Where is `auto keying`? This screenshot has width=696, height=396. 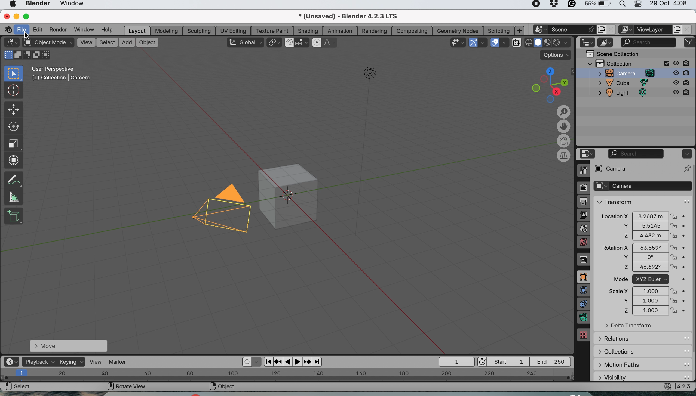 auto keying is located at coordinates (246, 362).